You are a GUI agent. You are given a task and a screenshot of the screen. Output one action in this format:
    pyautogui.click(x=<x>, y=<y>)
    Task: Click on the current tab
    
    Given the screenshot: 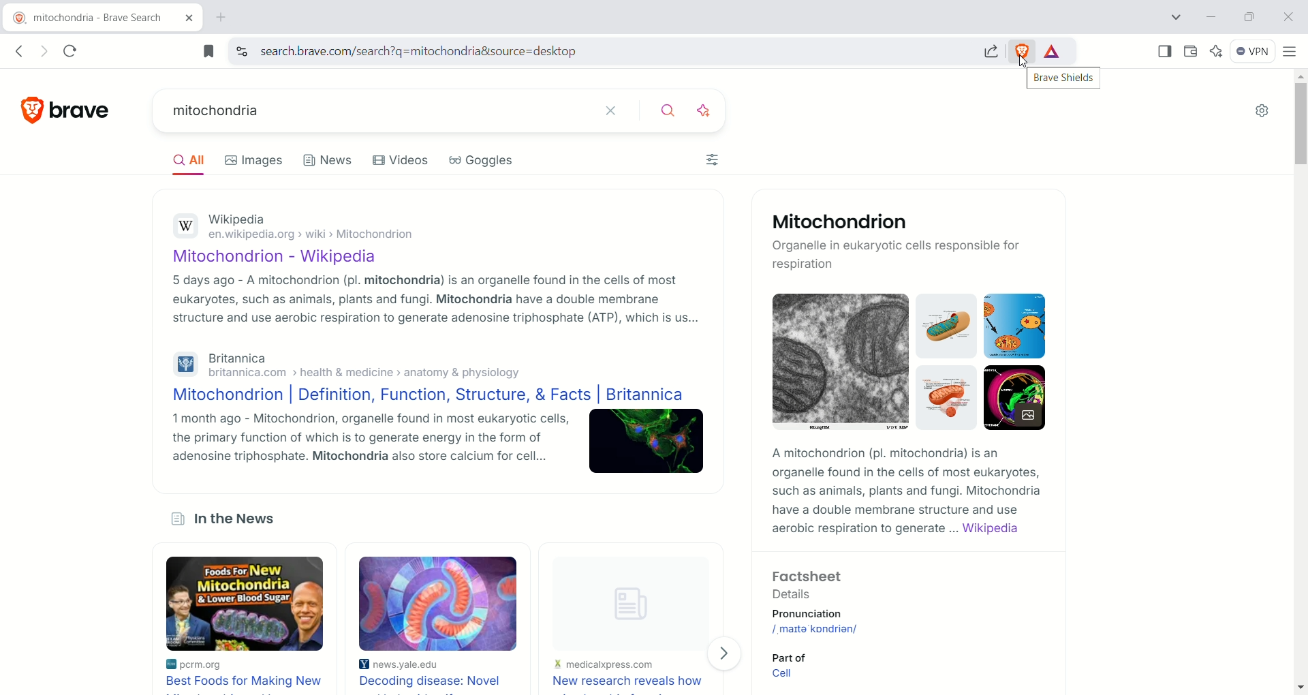 What is the action you would take?
    pyautogui.click(x=92, y=18)
    